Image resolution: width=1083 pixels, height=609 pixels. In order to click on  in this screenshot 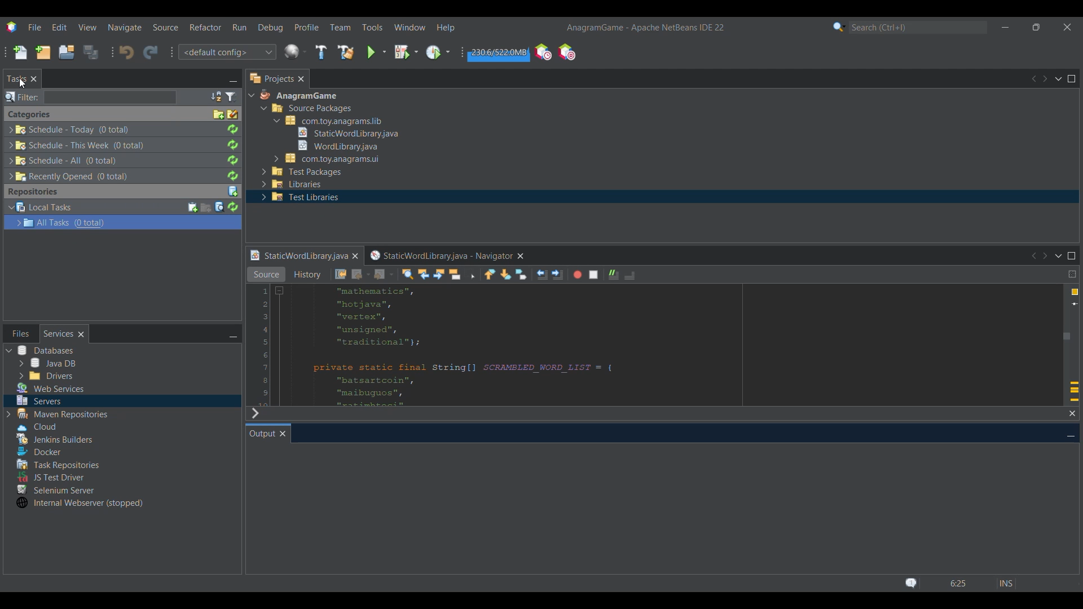, I will do `click(292, 185)`.